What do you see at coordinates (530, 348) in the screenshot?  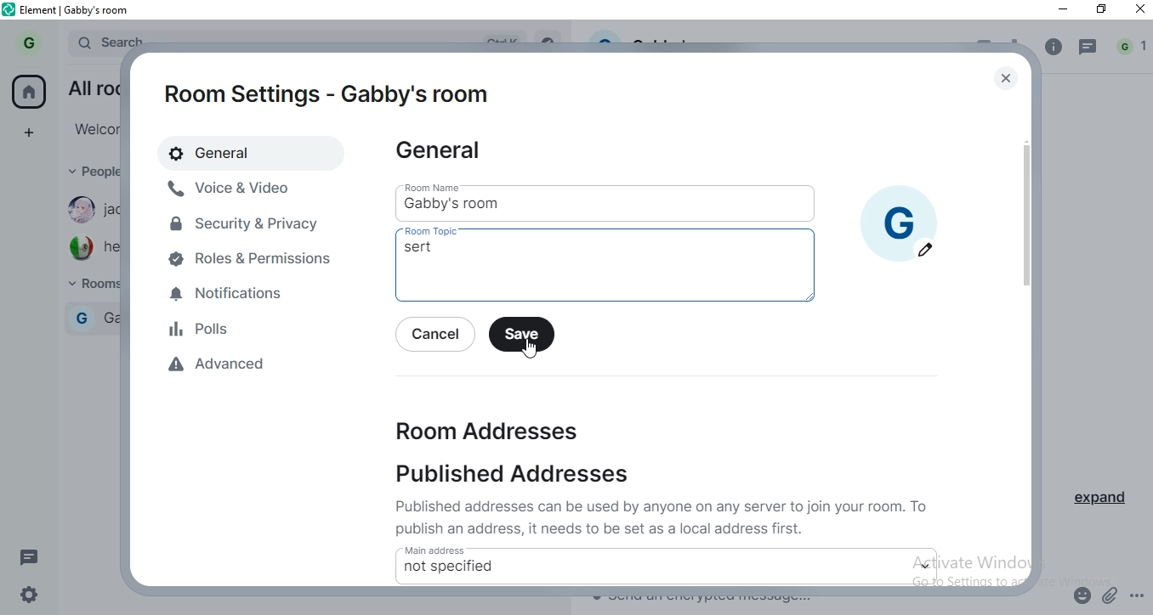 I see `cursor` at bounding box center [530, 348].